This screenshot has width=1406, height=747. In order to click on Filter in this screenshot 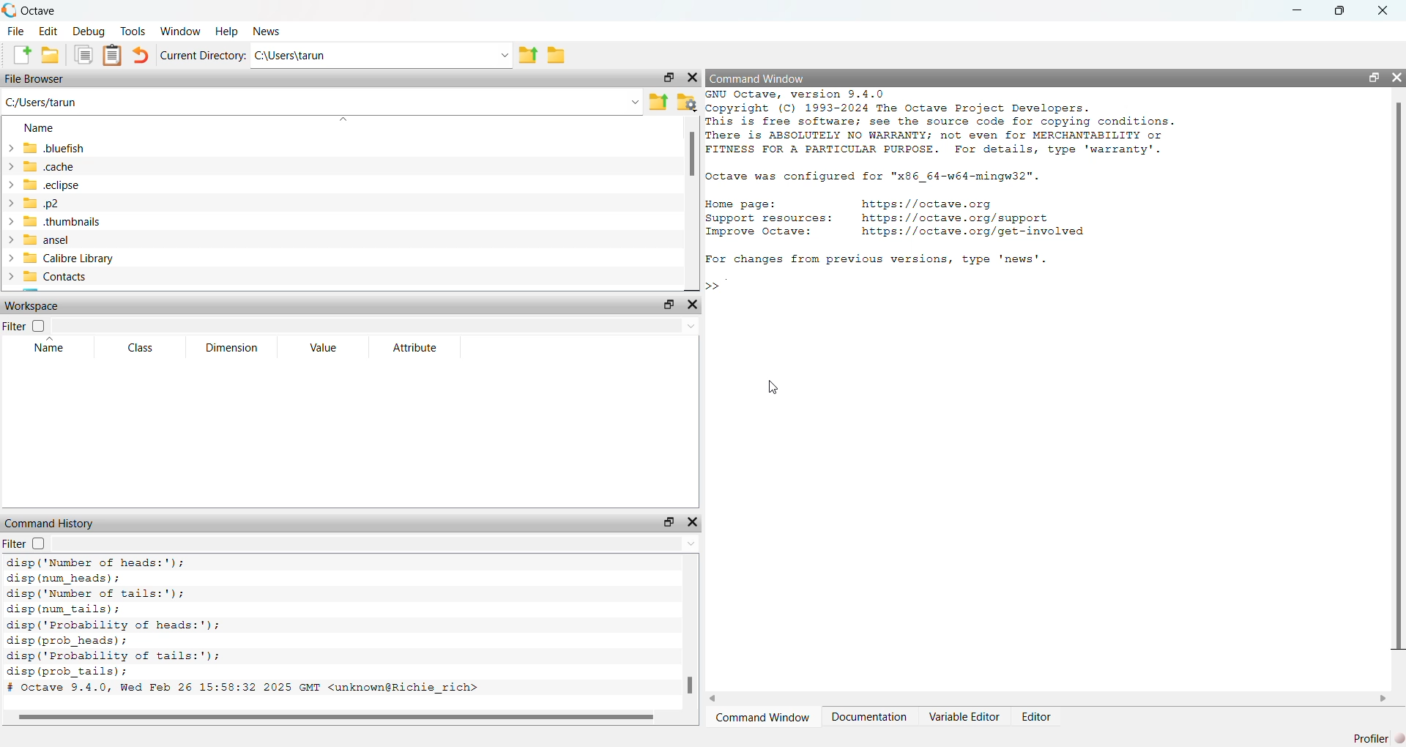, I will do `click(24, 543)`.